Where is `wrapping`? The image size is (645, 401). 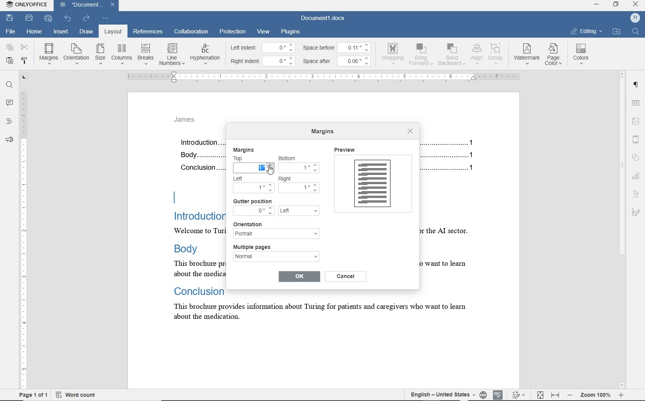 wrapping is located at coordinates (394, 53).